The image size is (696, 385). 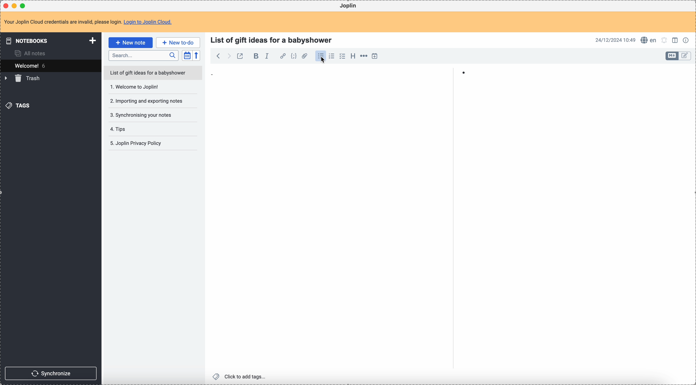 I want to click on horizontal rule, so click(x=364, y=56).